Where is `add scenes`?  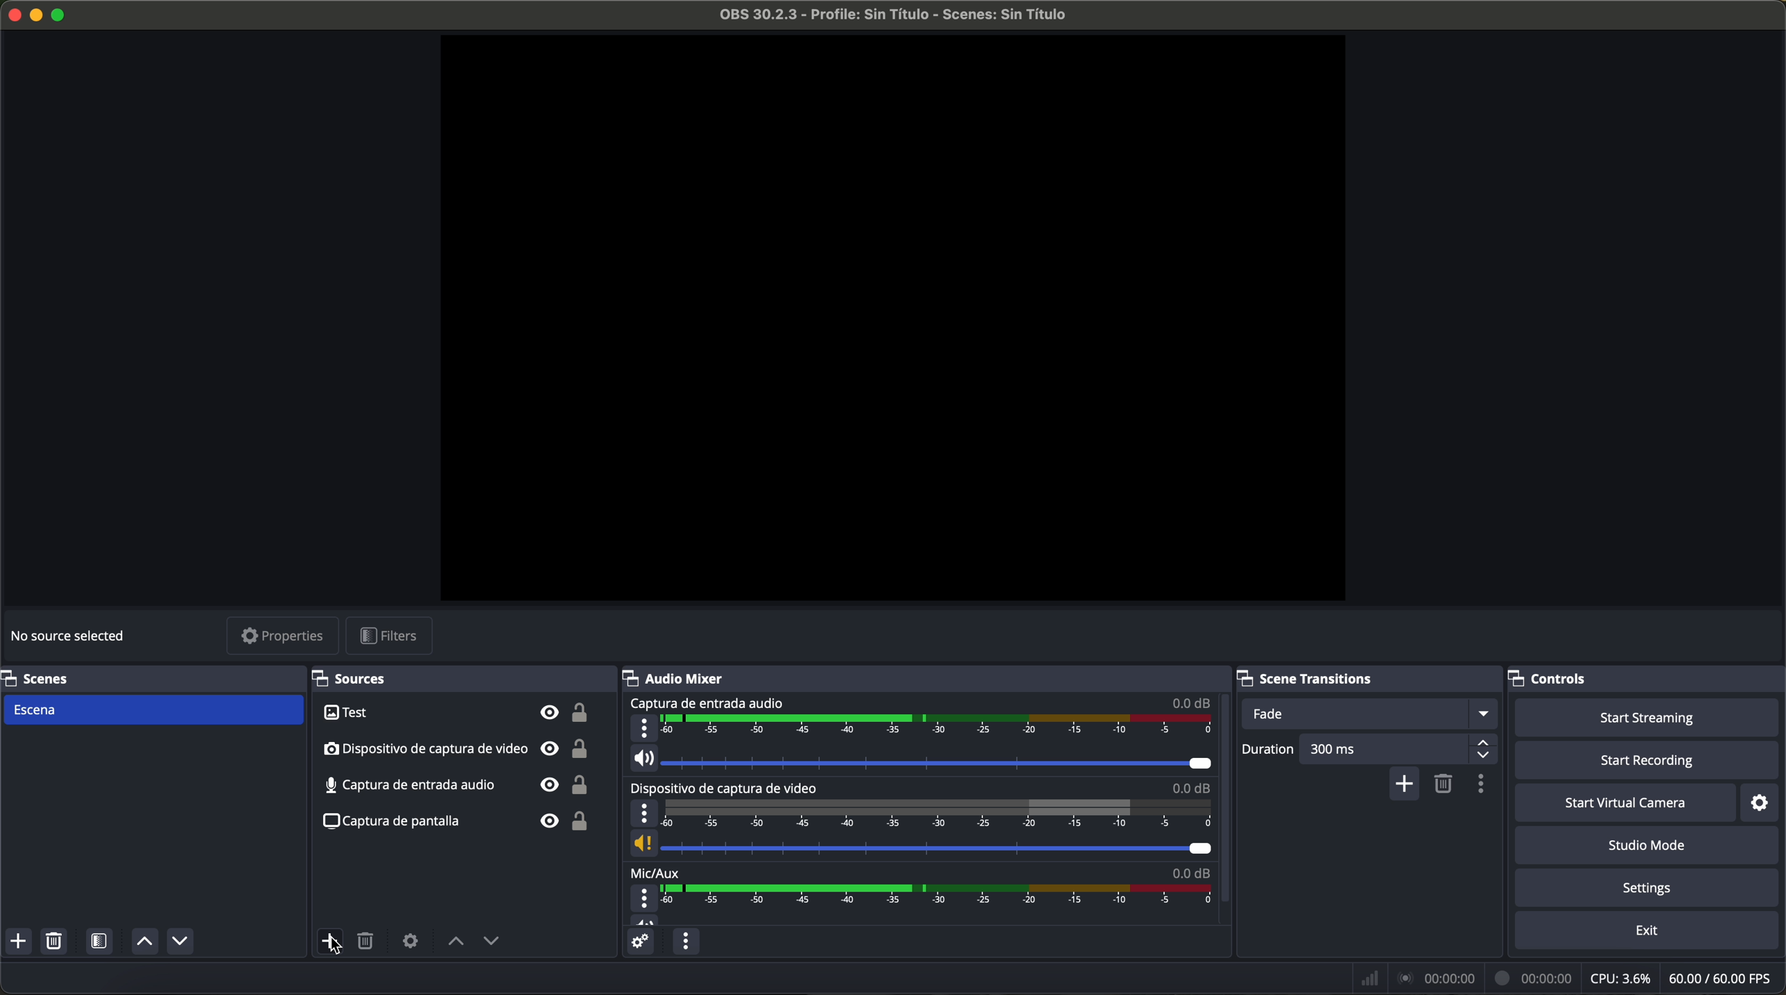
add scenes is located at coordinates (17, 941).